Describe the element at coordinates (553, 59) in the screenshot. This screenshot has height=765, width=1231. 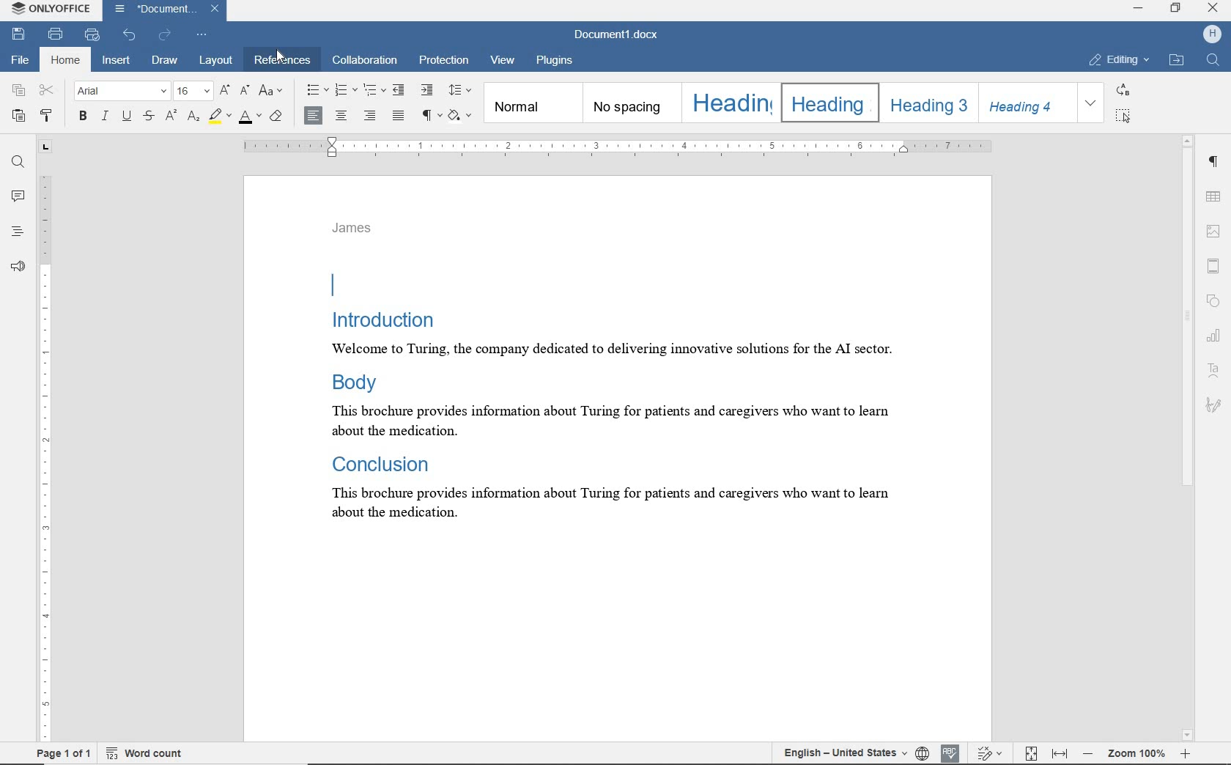
I see `plugins` at that location.